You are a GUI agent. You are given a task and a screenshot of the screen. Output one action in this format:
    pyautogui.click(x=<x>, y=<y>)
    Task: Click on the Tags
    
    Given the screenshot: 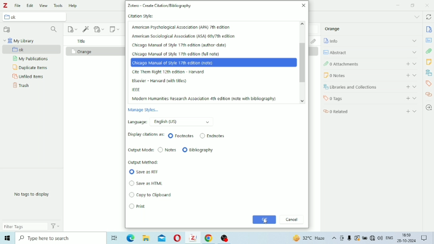 What is the action you would take?
    pyautogui.click(x=429, y=84)
    